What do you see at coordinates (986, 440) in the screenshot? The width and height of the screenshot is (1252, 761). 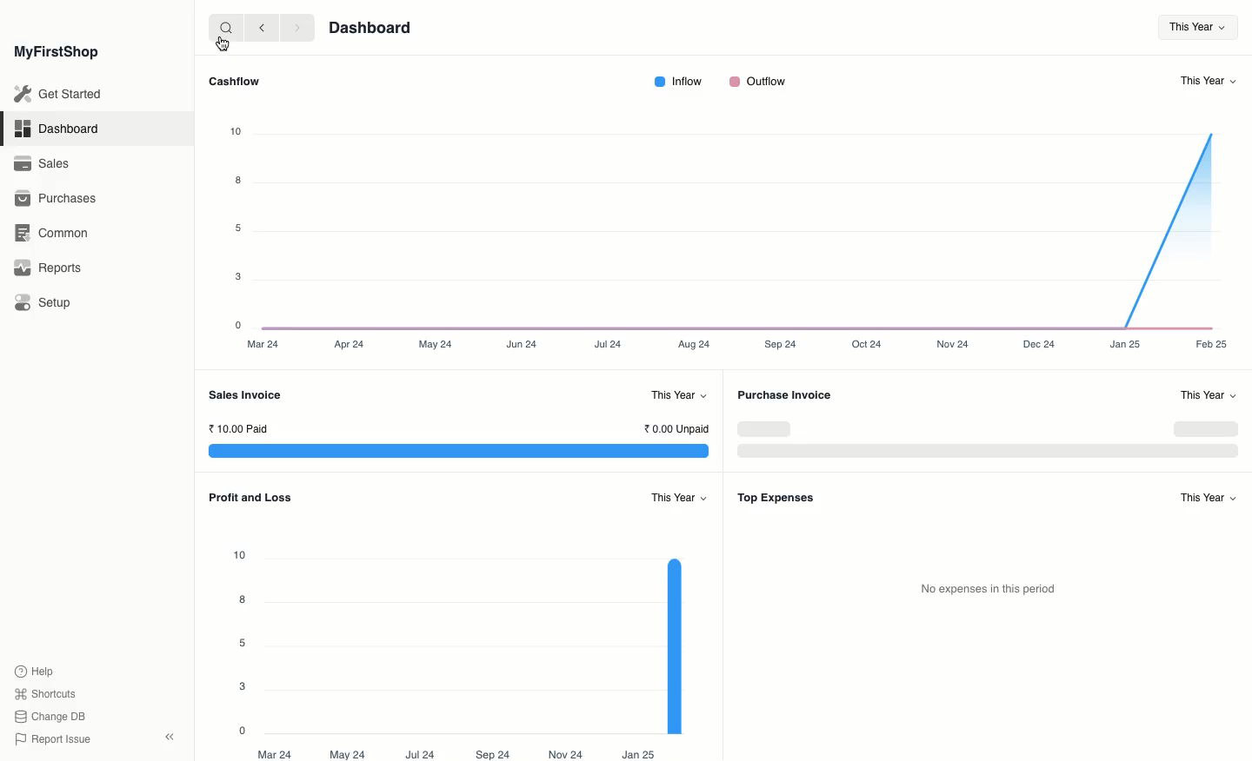 I see `Graph` at bounding box center [986, 440].